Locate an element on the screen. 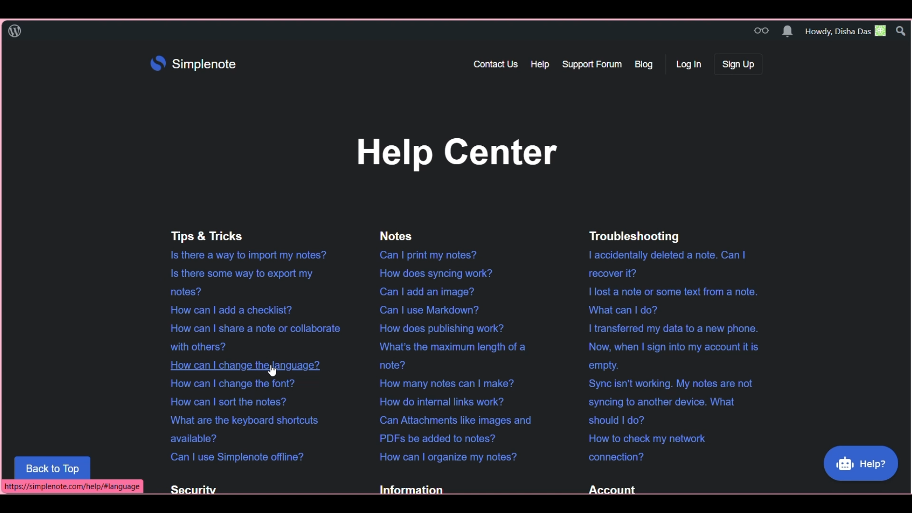 The height and width of the screenshot is (513, 912). Help is located at coordinates (861, 464).